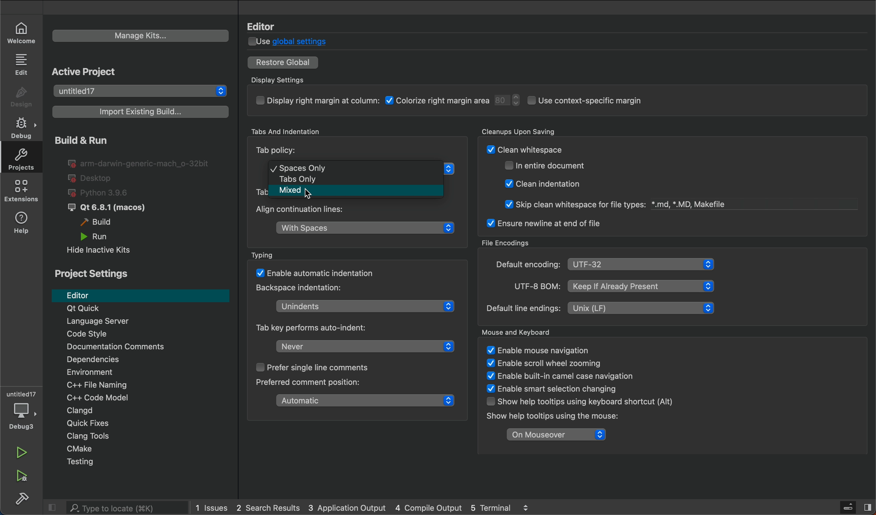  Describe the element at coordinates (287, 132) in the screenshot. I see `Tabs And Indentation` at that location.